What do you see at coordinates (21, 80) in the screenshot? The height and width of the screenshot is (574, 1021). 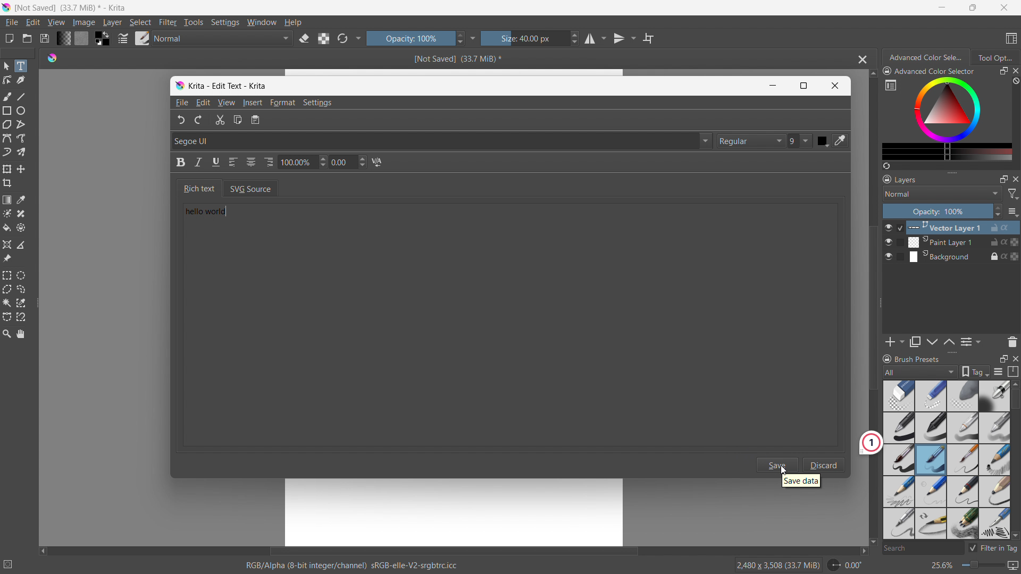 I see `caligraphy tool` at bounding box center [21, 80].